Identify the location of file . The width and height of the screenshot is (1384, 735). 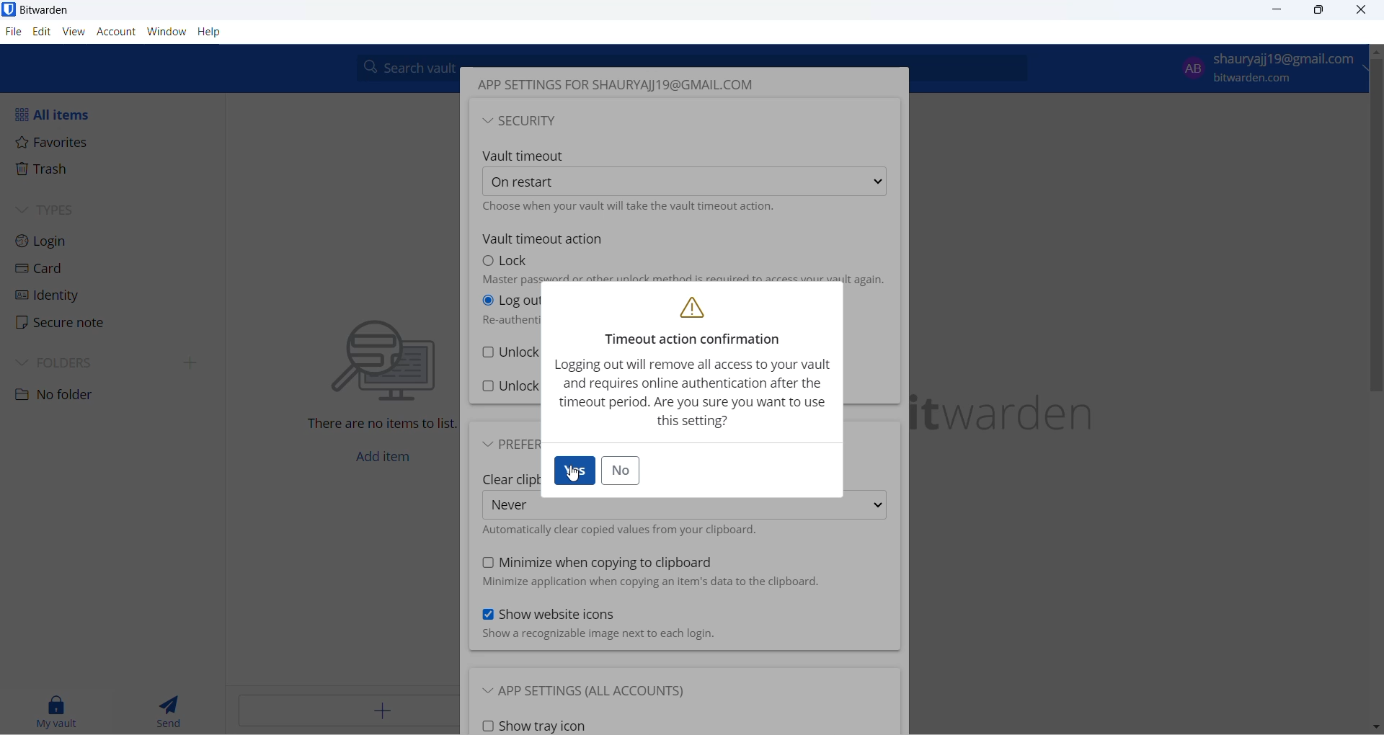
(15, 34).